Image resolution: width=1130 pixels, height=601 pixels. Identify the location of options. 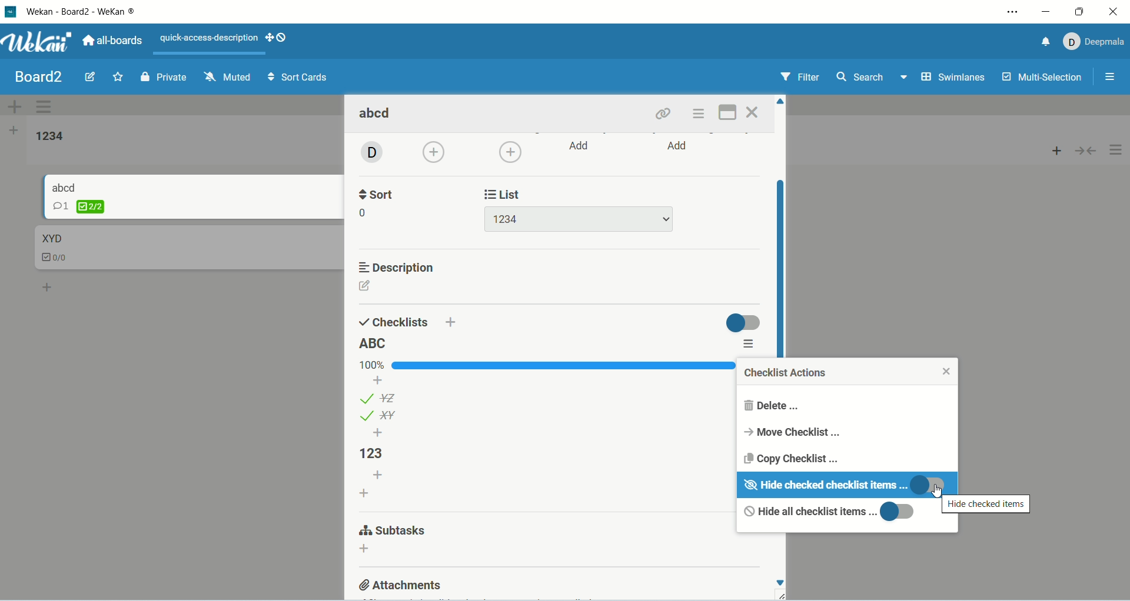
(701, 114).